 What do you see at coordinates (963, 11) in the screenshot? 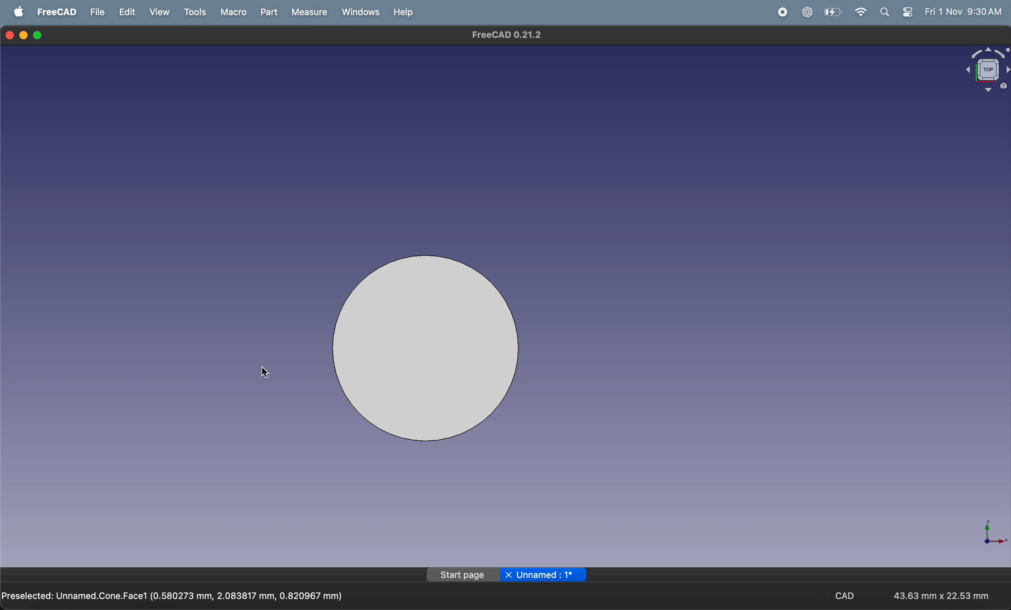
I see `Fri 1 Nov 9:30 AM` at bounding box center [963, 11].